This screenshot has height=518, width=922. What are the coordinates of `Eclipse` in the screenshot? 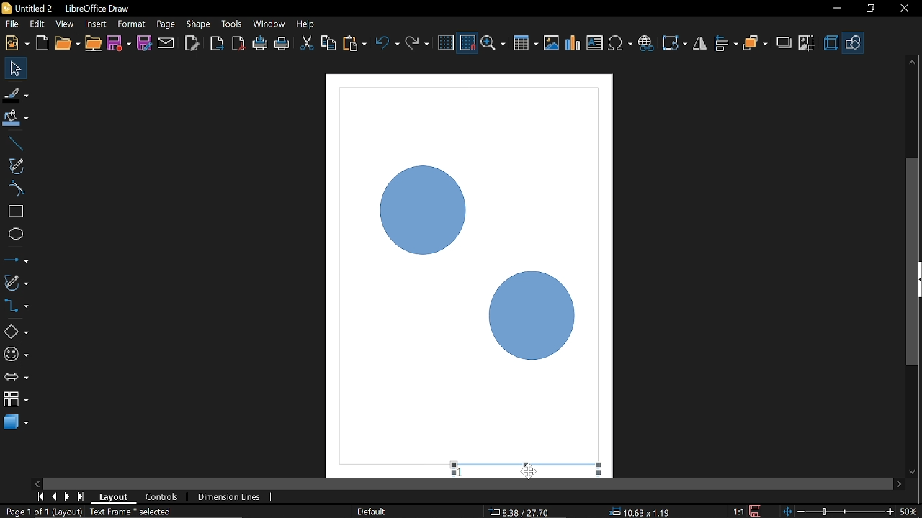 It's located at (16, 235).